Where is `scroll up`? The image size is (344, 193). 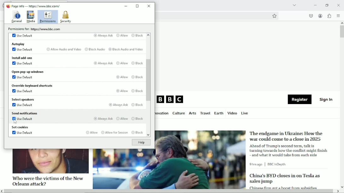 scroll up is located at coordinates (148, 35).